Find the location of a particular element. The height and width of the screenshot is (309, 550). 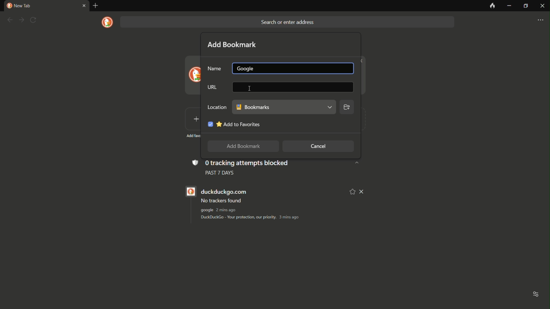

new tab is located at coordinates (96, 6).